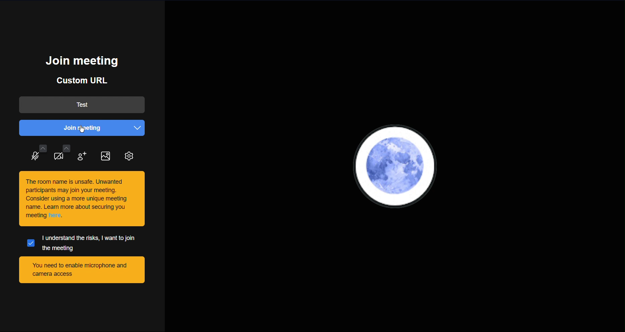  Describe the element at coordinates (62, 154) in the screenshot. I see `Video` at that location.